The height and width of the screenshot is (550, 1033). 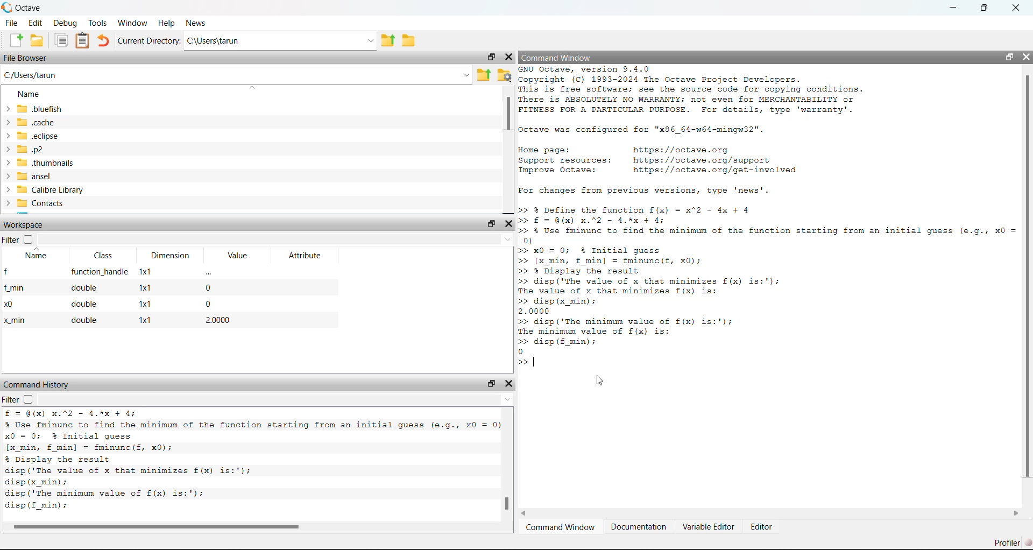 What do you see at coordinates (165, 21) in the screenshot?
I see `Help` at bounding box center [165, 21].